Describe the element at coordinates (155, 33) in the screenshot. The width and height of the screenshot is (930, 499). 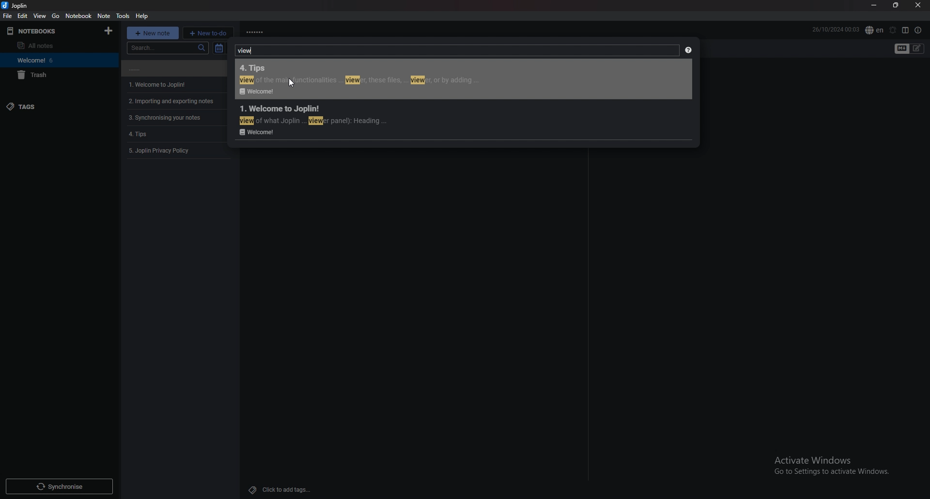
I see `new note` at that location.